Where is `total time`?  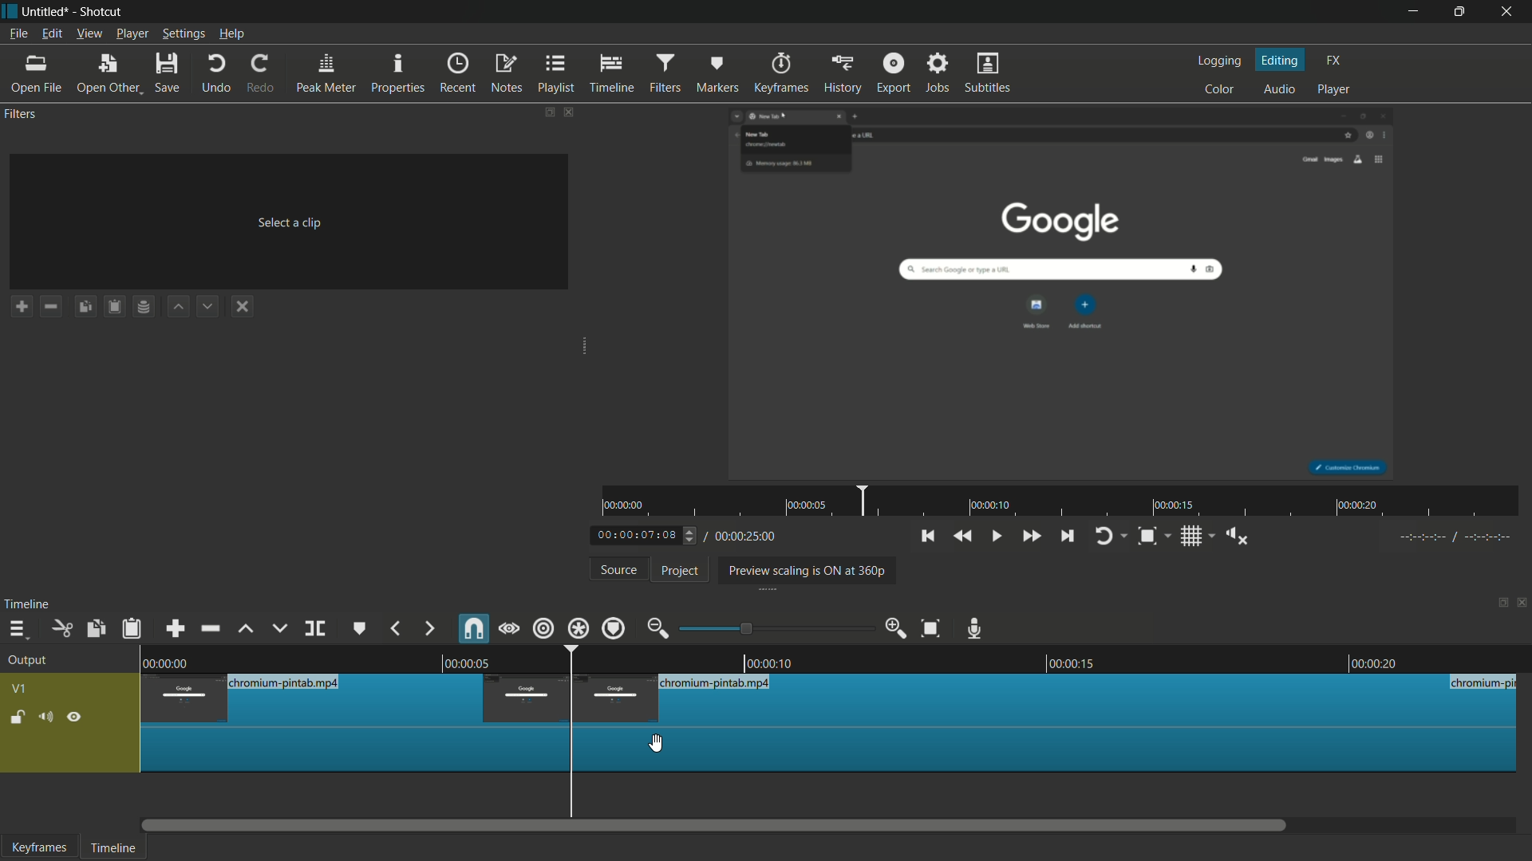 total time is located at coordinates (744, 537).